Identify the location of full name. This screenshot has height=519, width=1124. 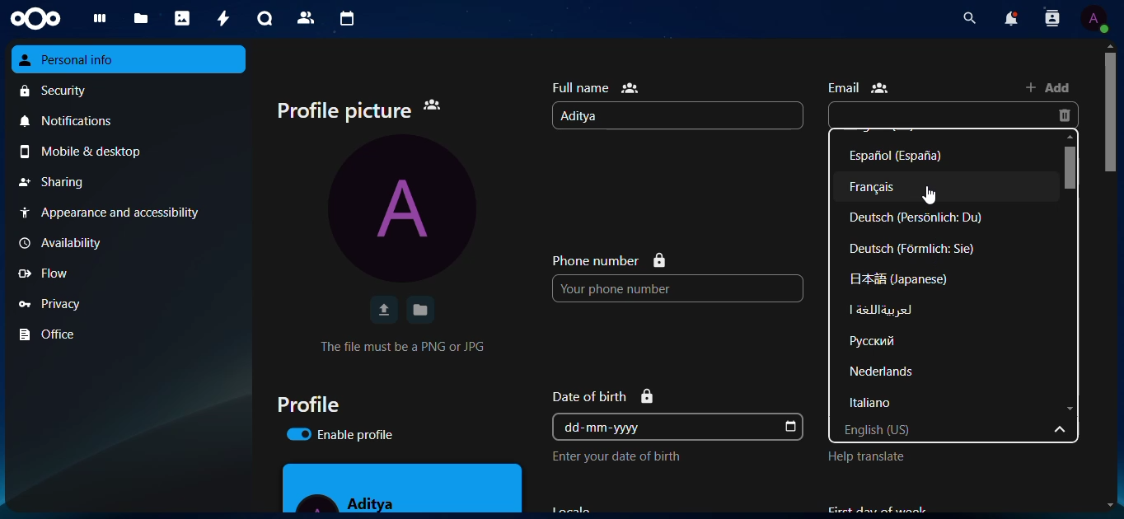
(598, 86).